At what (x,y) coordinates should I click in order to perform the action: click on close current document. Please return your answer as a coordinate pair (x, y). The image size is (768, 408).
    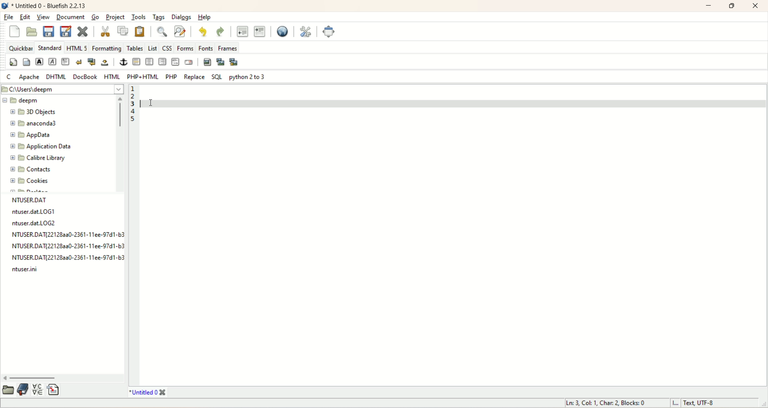
    Looking at the image, I should click on (84, 30).